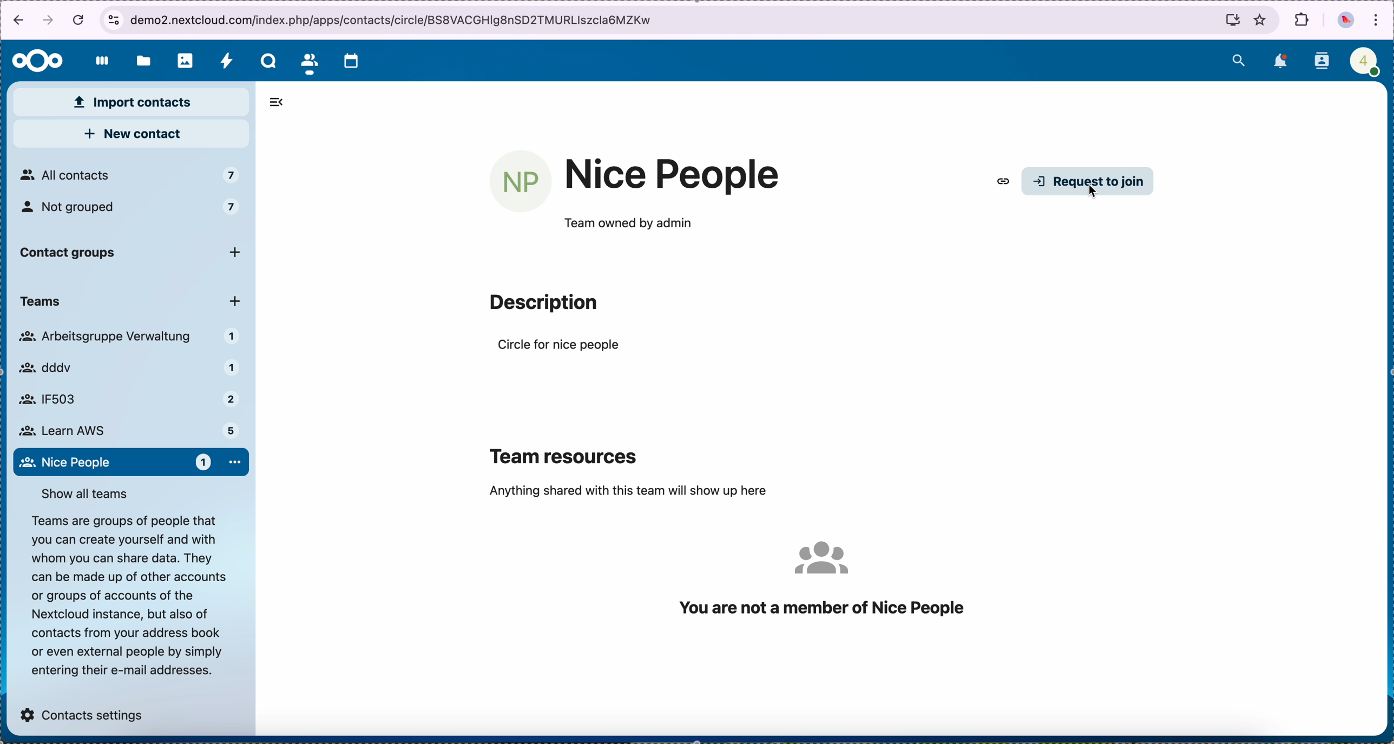 The height and width of the screenshot is (744, 1394). I want to click on activity, so click(226, 61).